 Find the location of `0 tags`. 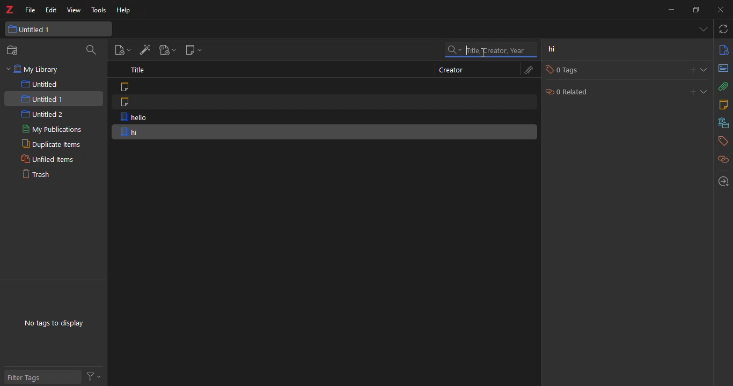

0 tags is located at coordinates (560, 70).